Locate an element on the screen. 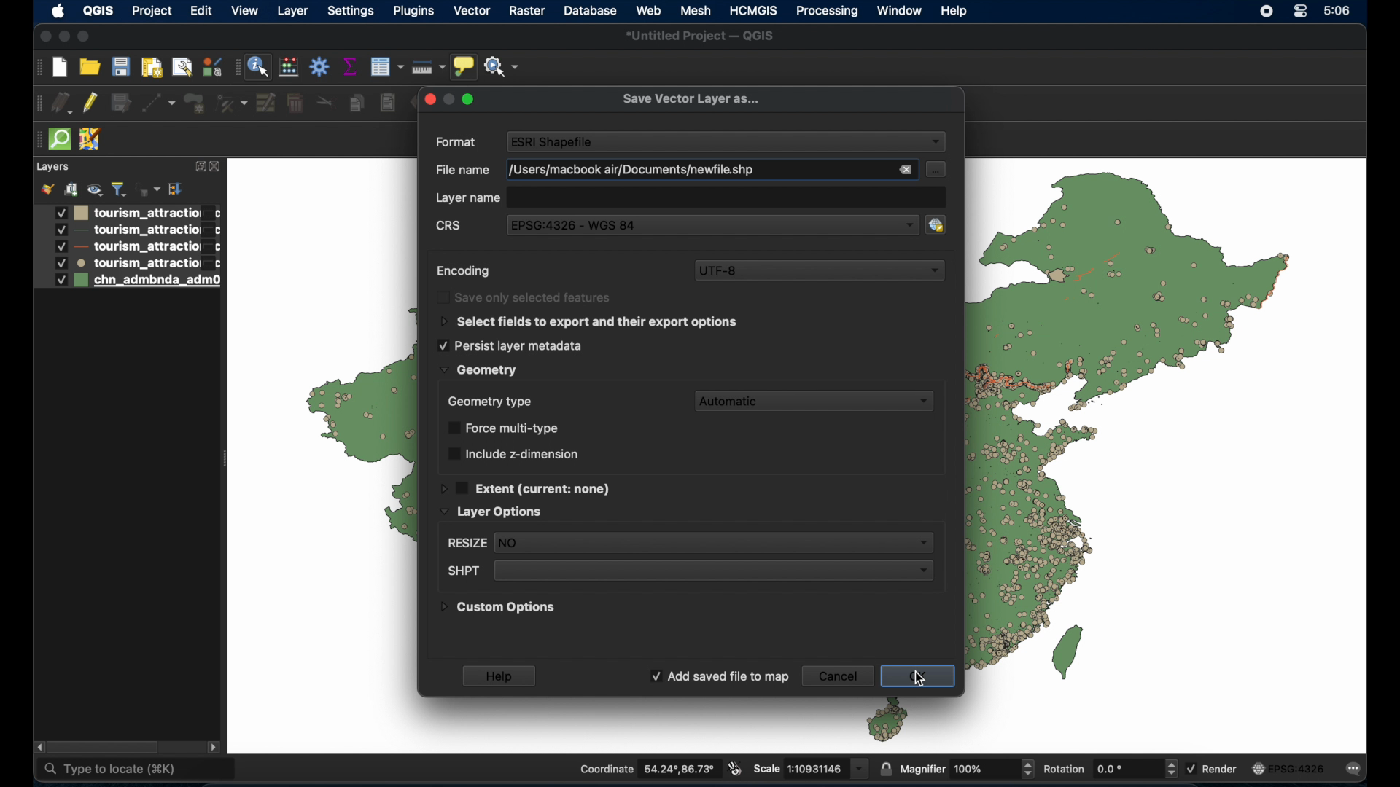 The height and width of the screenshot is (787, 1400). edit is located at coordinates (201, 12).